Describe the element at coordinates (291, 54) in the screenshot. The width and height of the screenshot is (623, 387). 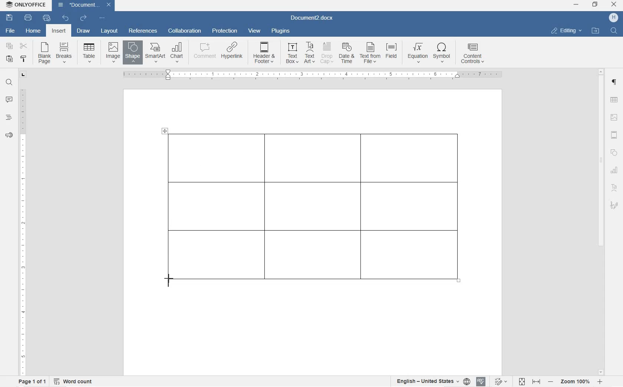
I see `TEXT BOX` at that location.